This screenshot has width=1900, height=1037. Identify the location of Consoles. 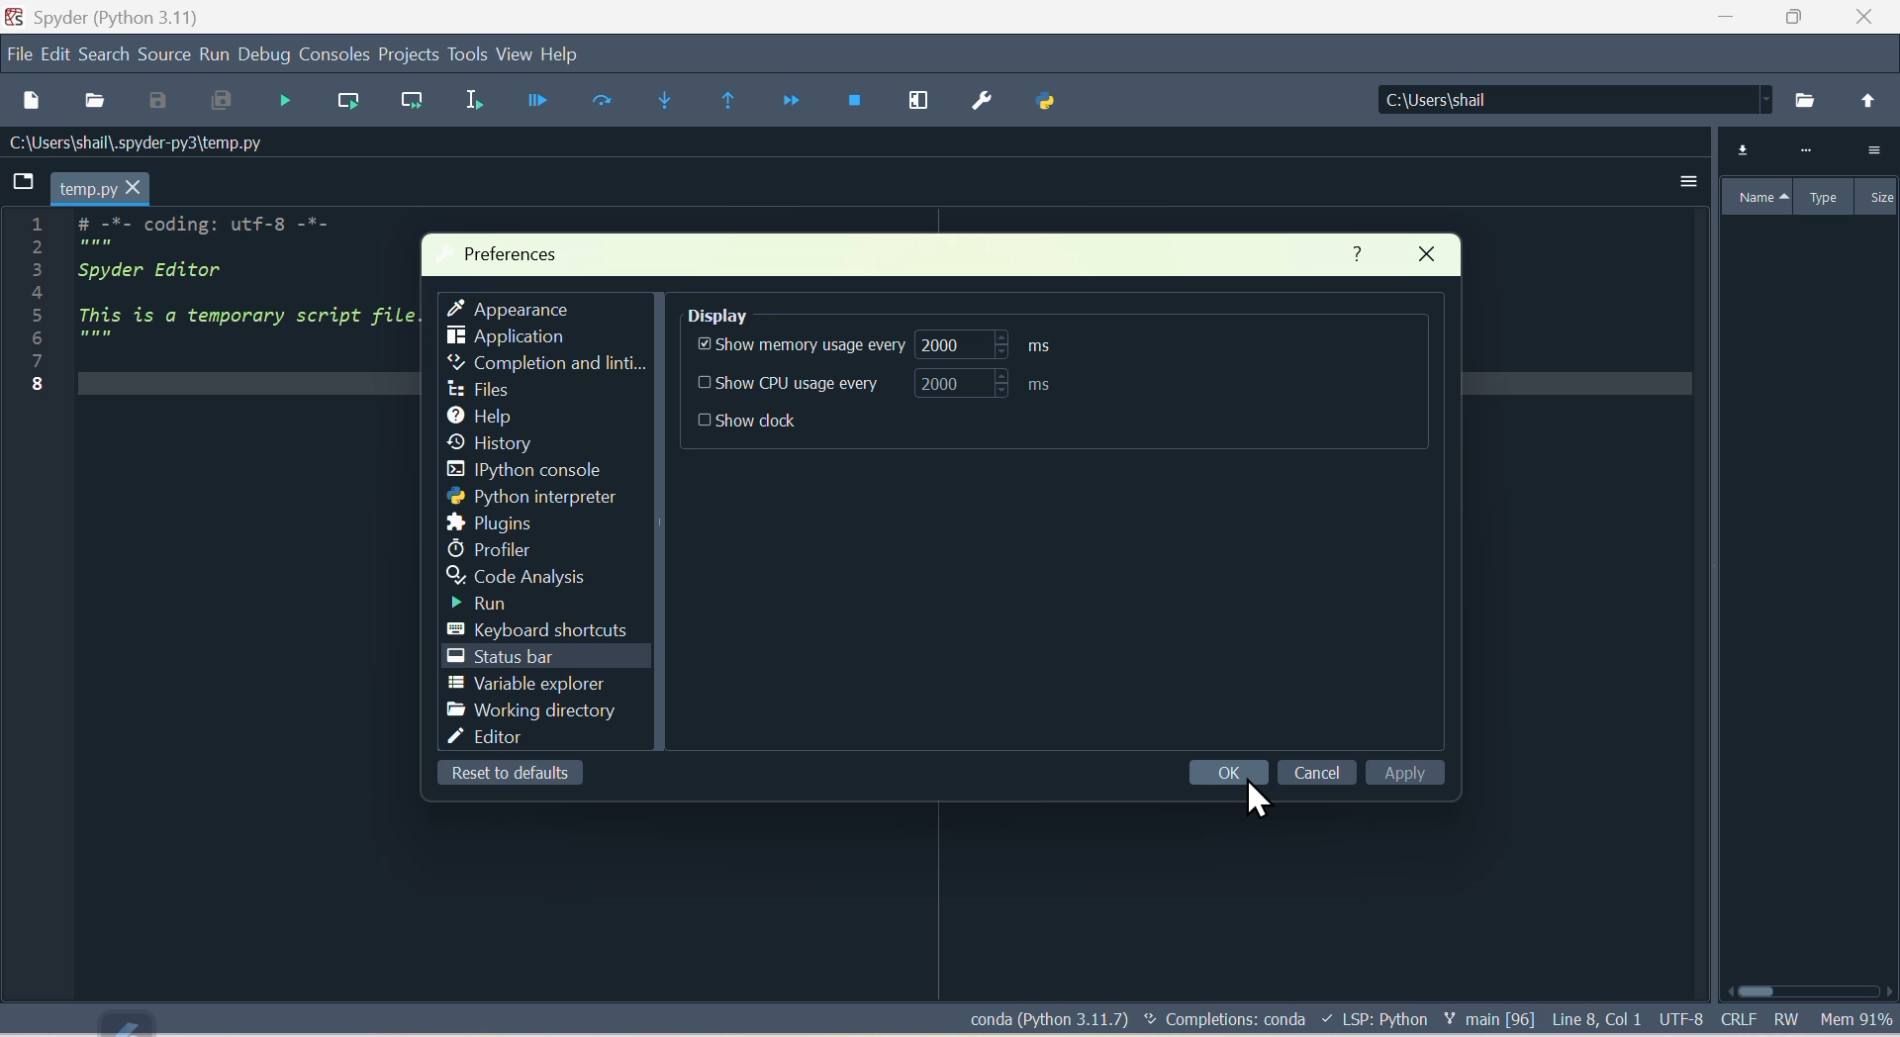
(333, 50).